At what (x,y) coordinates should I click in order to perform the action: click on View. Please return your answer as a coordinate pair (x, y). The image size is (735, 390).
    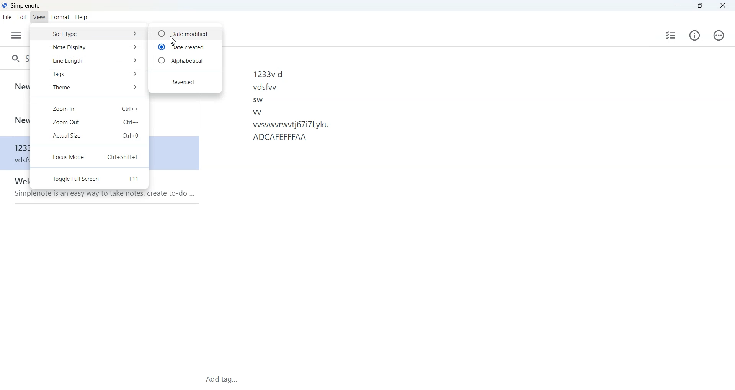
    Looking at the image, I should click on (39, 17).